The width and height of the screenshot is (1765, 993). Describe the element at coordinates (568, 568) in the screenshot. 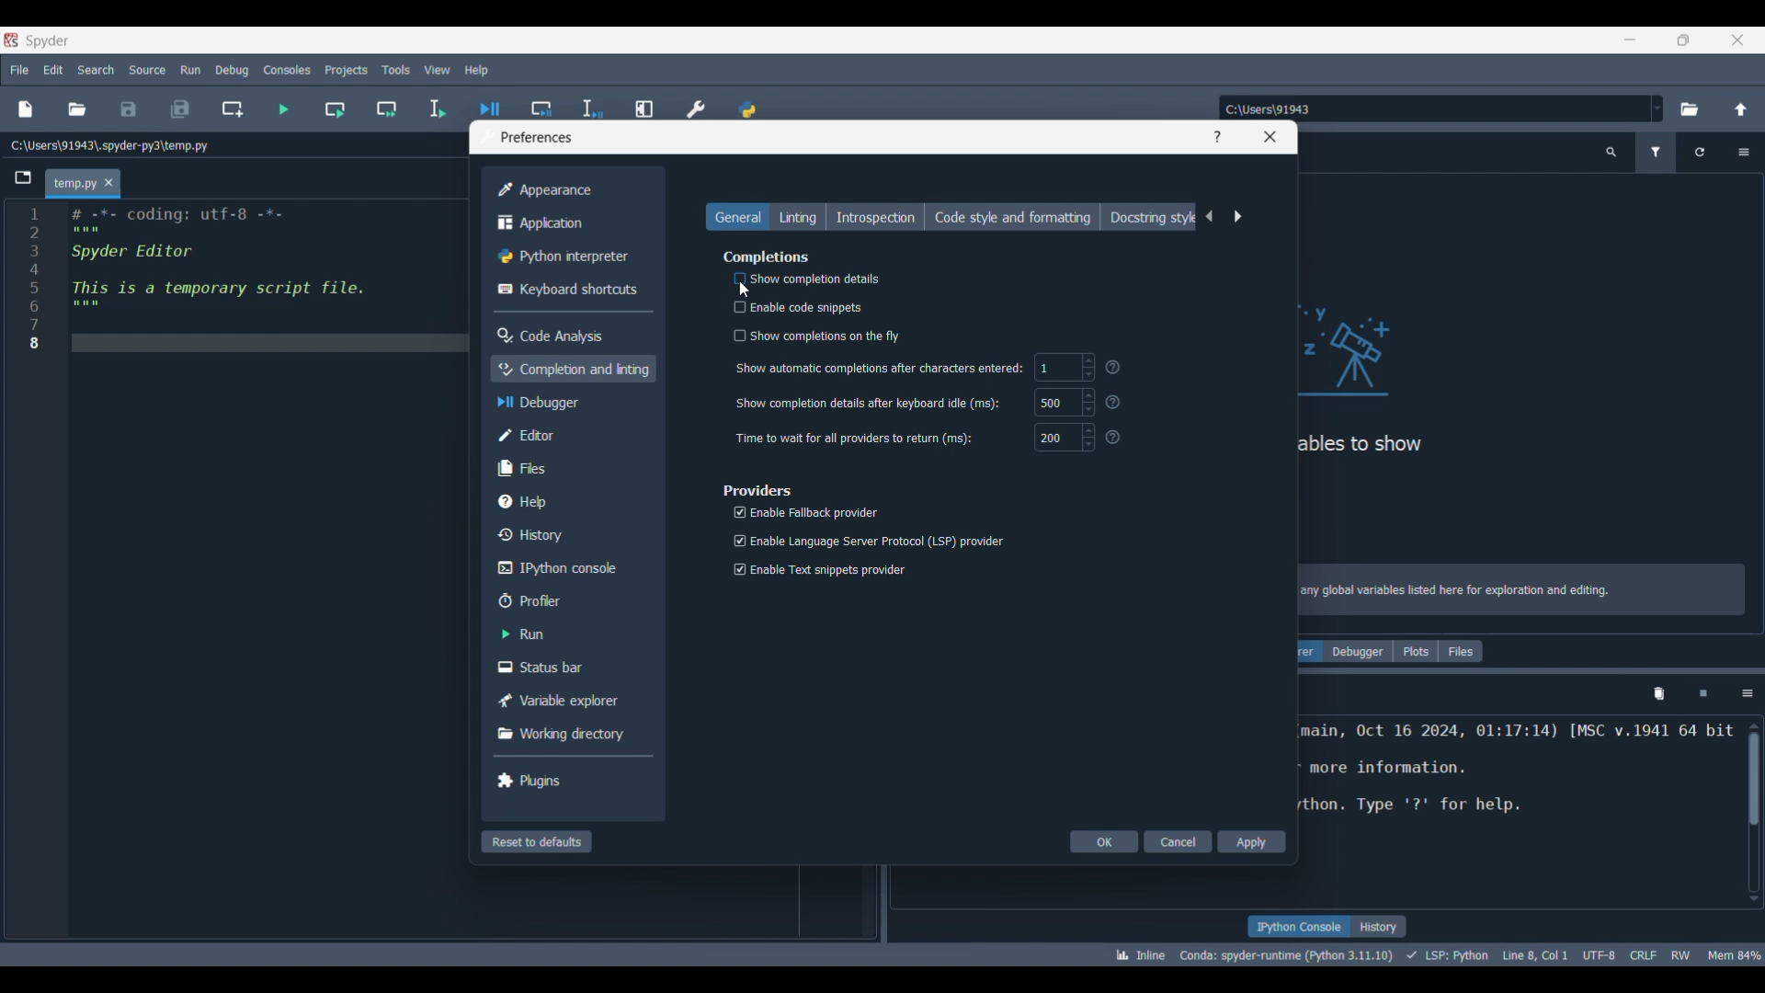

I see `IPython console` at that location.